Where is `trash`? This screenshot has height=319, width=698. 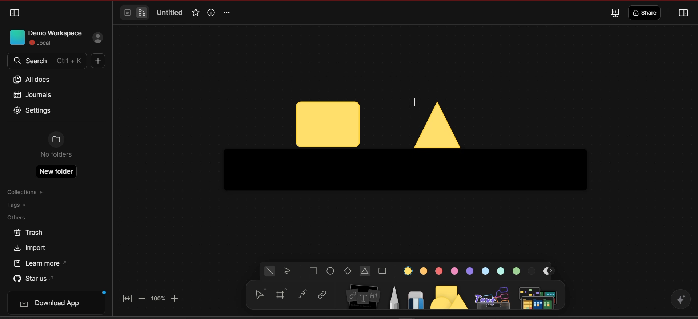
trash is located at coordinates (28, 233).